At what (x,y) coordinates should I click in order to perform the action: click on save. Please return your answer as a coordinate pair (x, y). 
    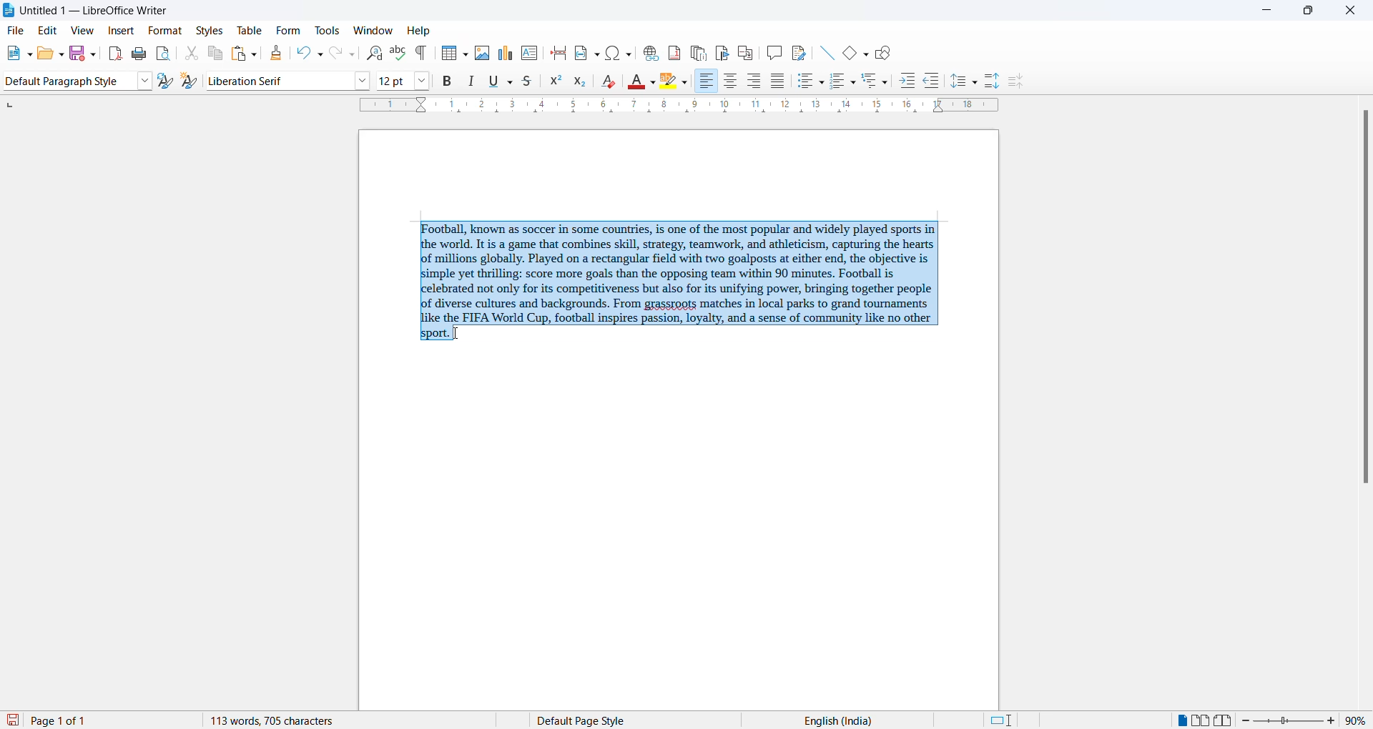
    Looking at the image, I should click on (13, 720).